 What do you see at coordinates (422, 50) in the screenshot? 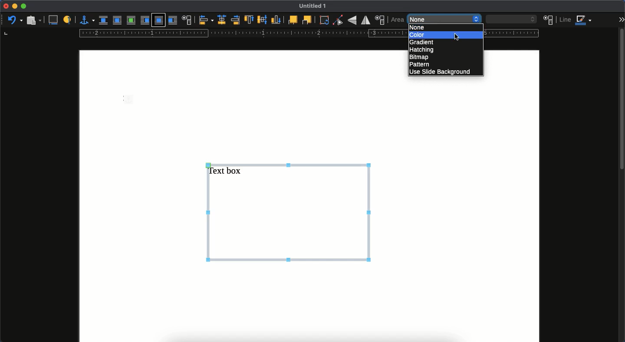
I see `hatching` at bounding box center [422, 50].